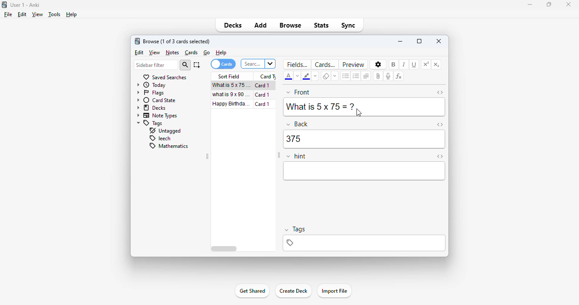 This screenshot has height=305, width=579. What do you see at coordinates (439, 42) in the screenshot?
I see `close` at bounding box center [439, 42].